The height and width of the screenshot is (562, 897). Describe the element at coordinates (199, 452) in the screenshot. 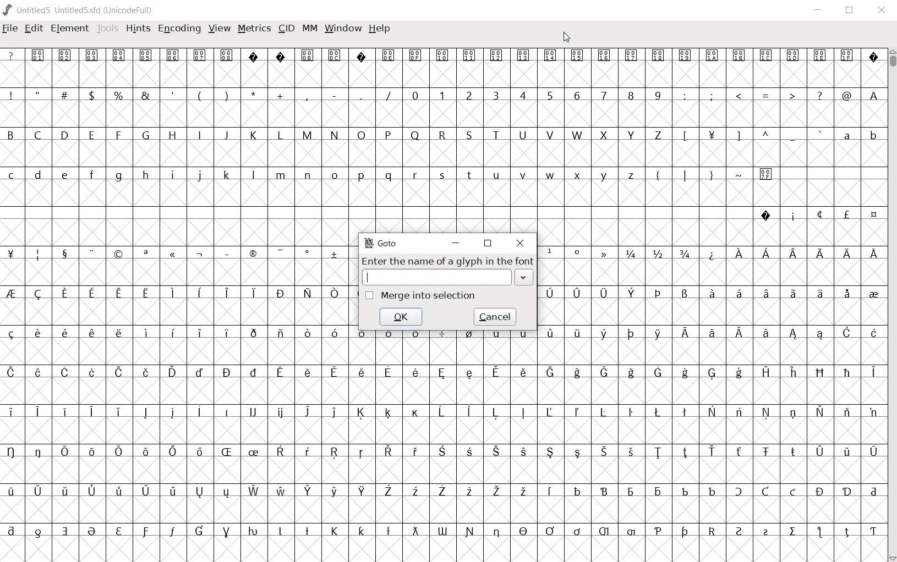

I see `Symbol` at that location.